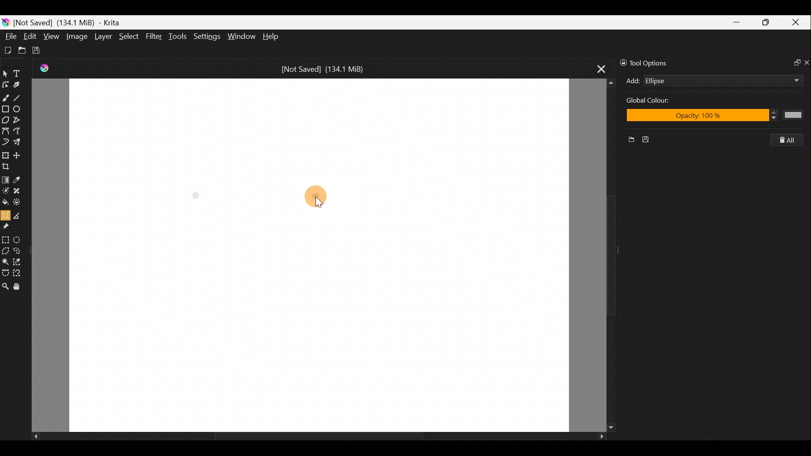  I want to click on Enclose and fill tool, so click(21, 204).